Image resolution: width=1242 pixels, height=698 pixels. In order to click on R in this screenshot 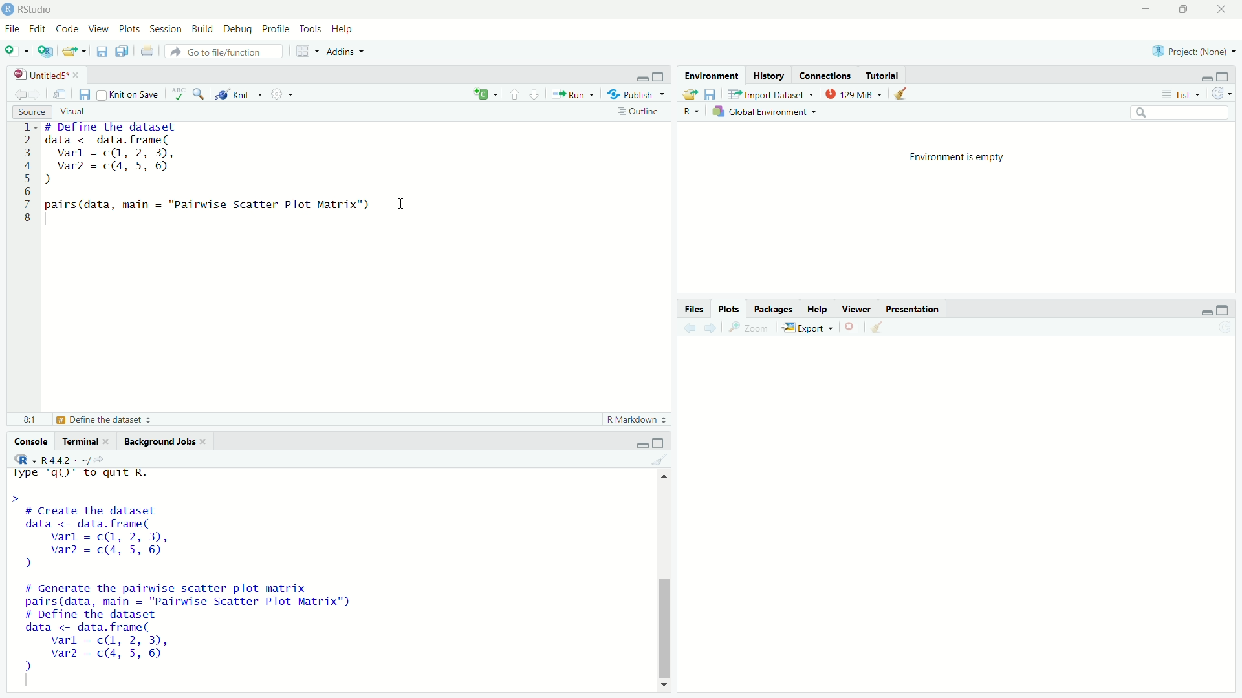, I will do `click(690, 112)`.